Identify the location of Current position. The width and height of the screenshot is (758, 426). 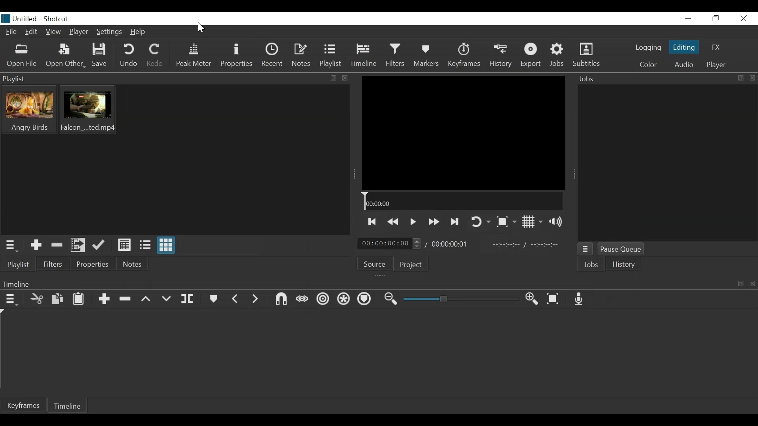
(391, 244).